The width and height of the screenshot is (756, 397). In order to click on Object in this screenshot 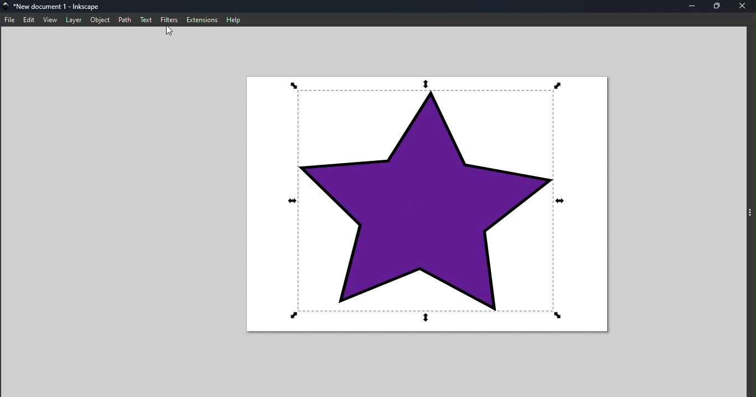, I will do `click(100, 20)`.